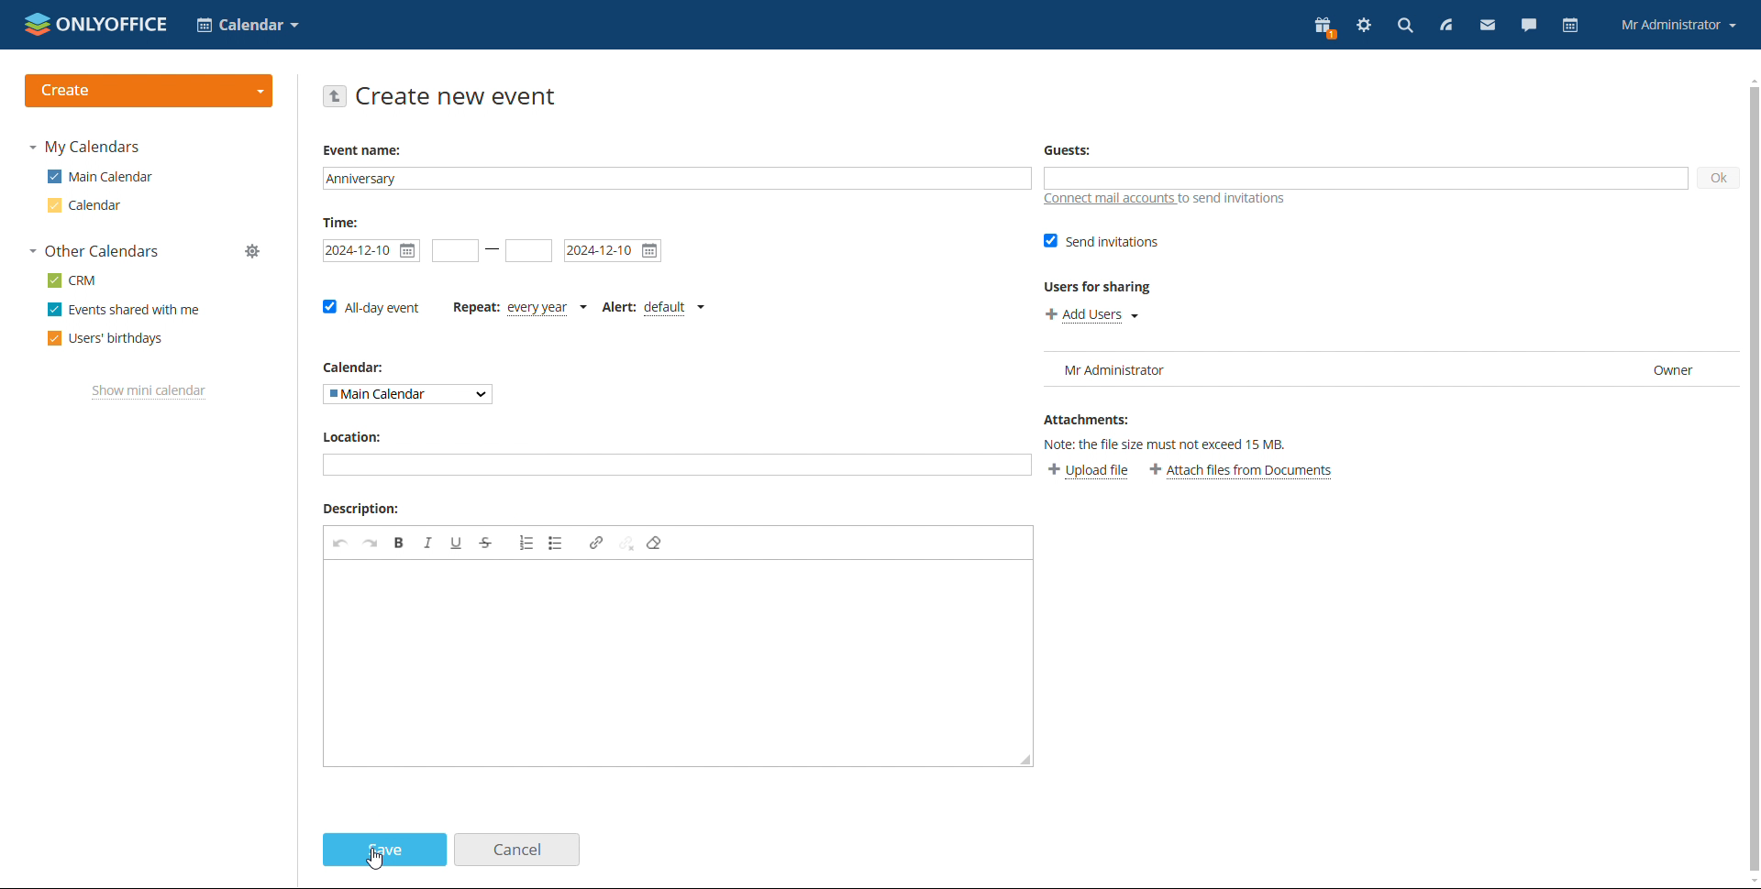 The height and width of the screenshot is (889, 1761). What do you see at coordinates (370, 306) in the screenshot?
I see `all-day event checkbox` at bounding box center [370, 306].